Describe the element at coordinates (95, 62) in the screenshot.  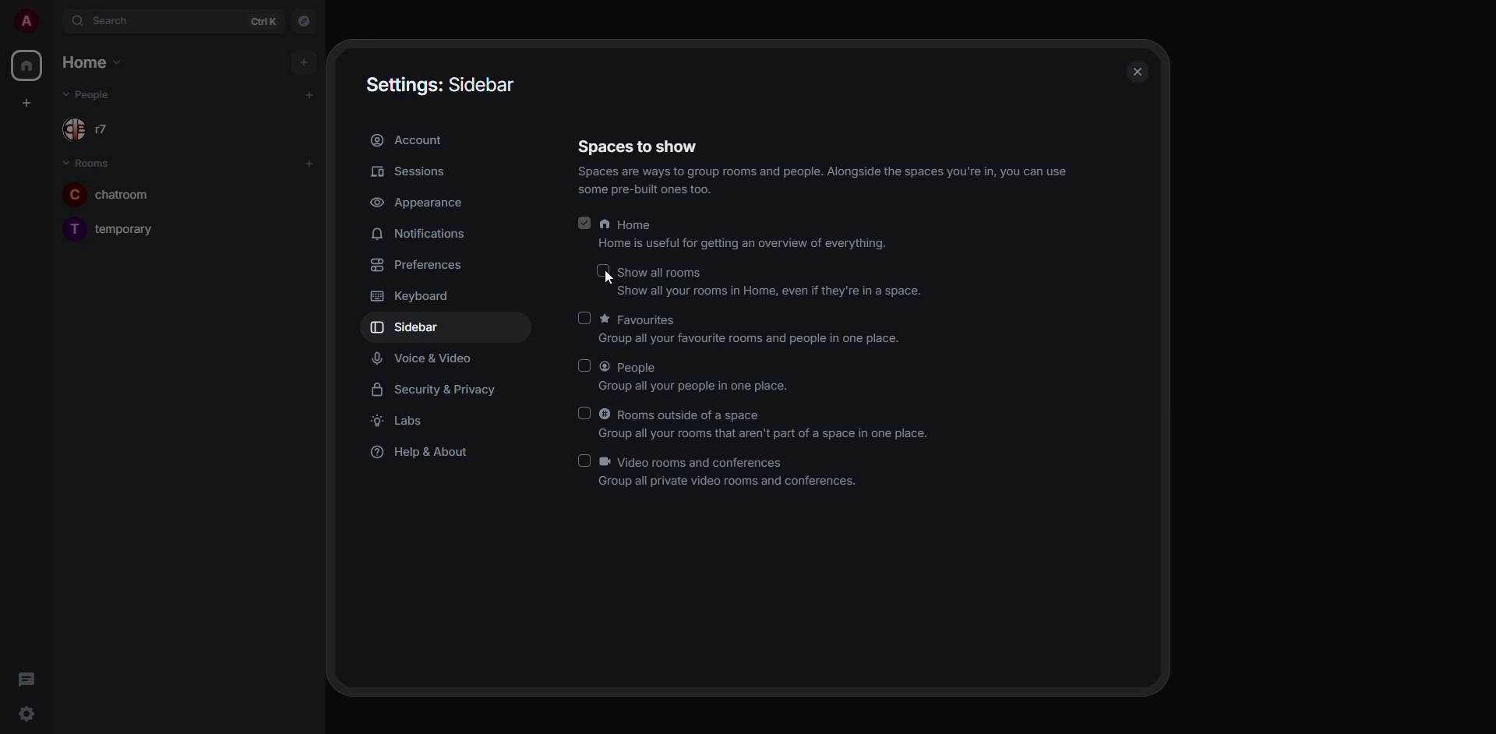
I see `home` at that location.